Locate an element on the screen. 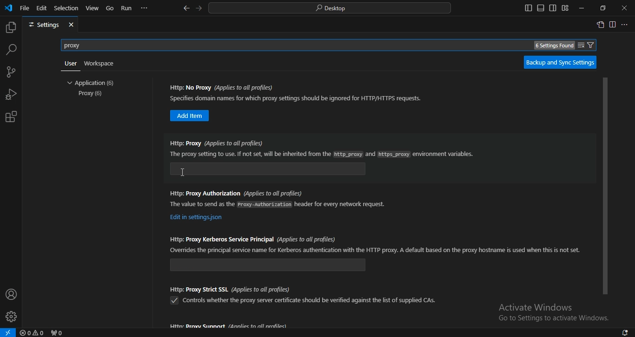 Image resolution: width=635 pixels, height=337 pixels. Cursor is located at coordinates (182, 172).